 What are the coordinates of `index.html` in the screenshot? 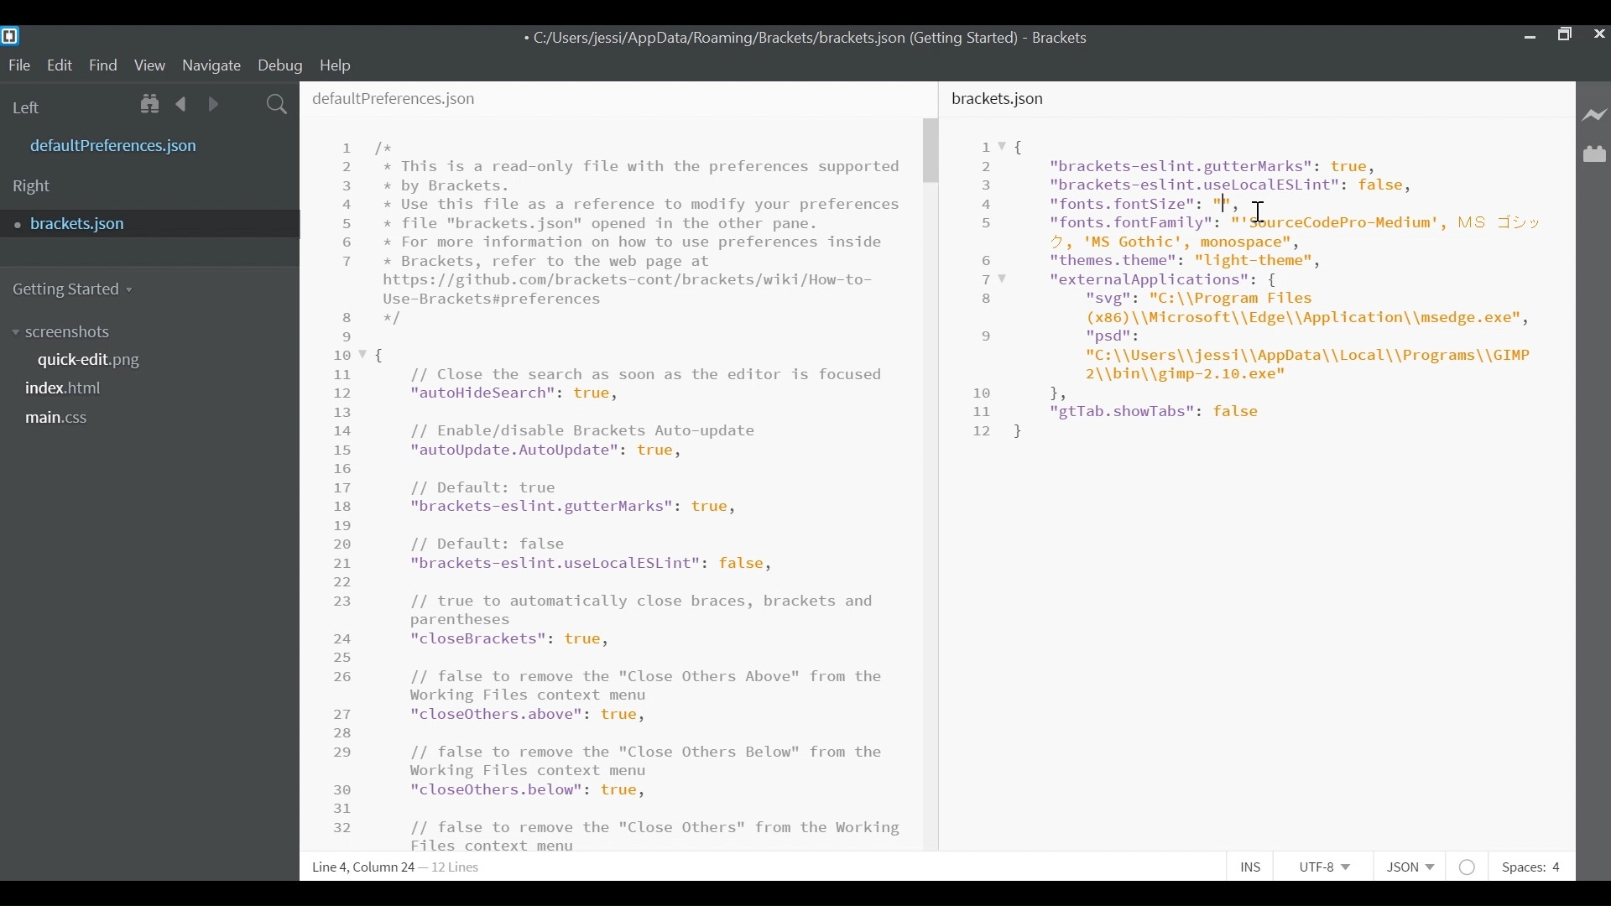 It's located at (70, 389).